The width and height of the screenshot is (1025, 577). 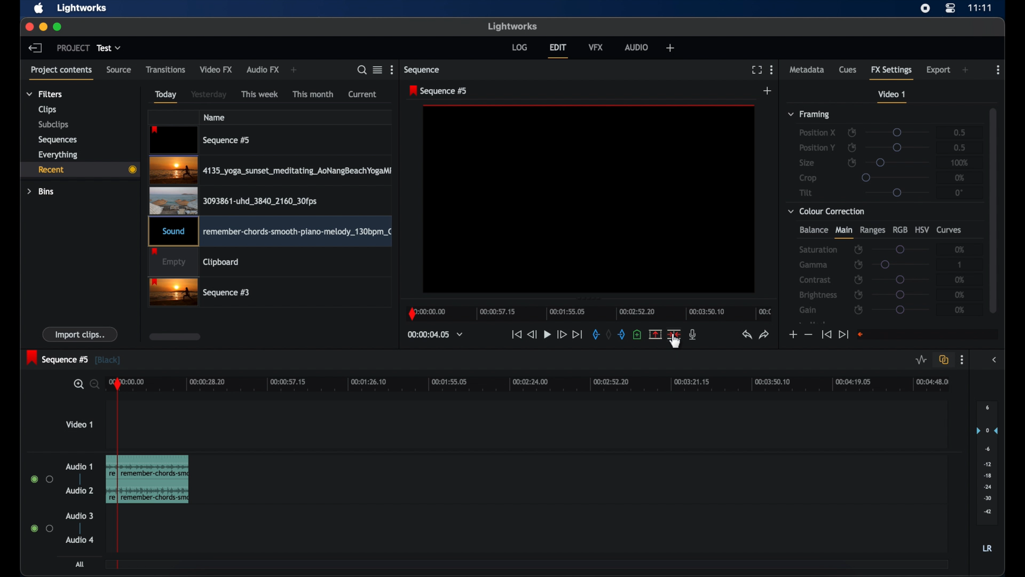 What do you see at coordinates (957, 279) in the screenshot?
I see `0%` at bounding box center [957, 279].